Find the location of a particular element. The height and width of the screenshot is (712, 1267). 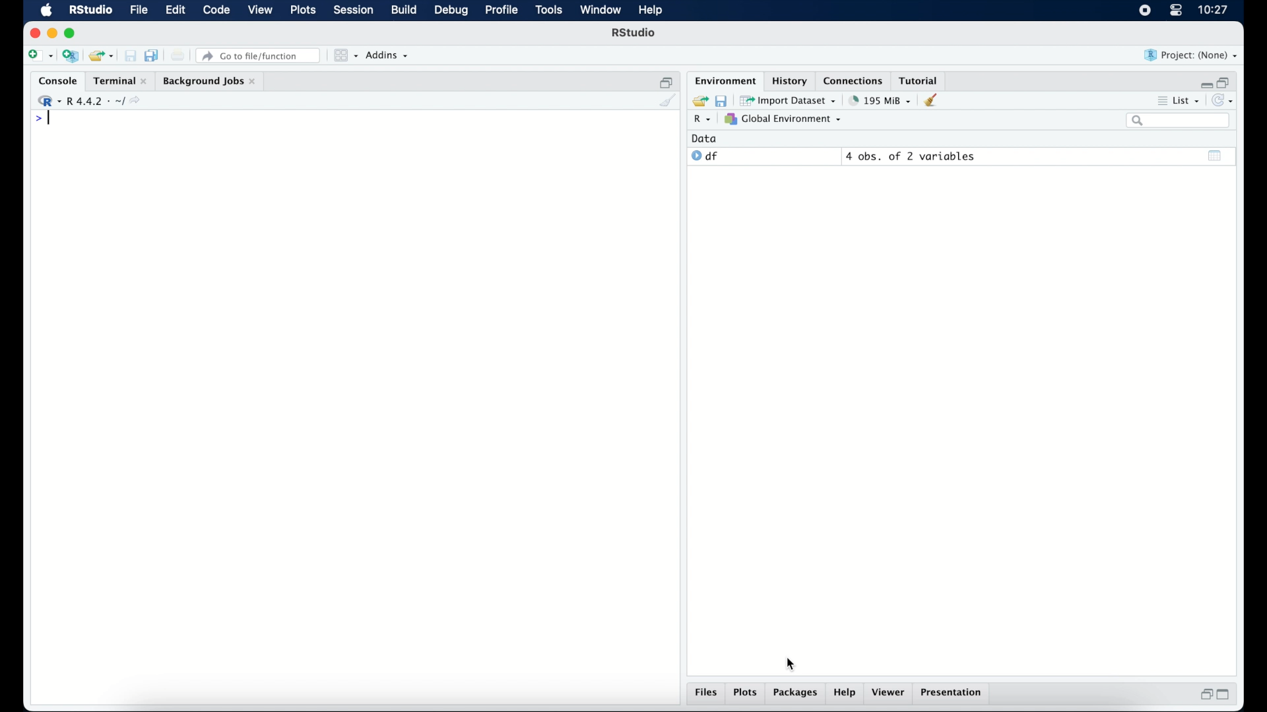

profile is located at coordinates (502, 11).